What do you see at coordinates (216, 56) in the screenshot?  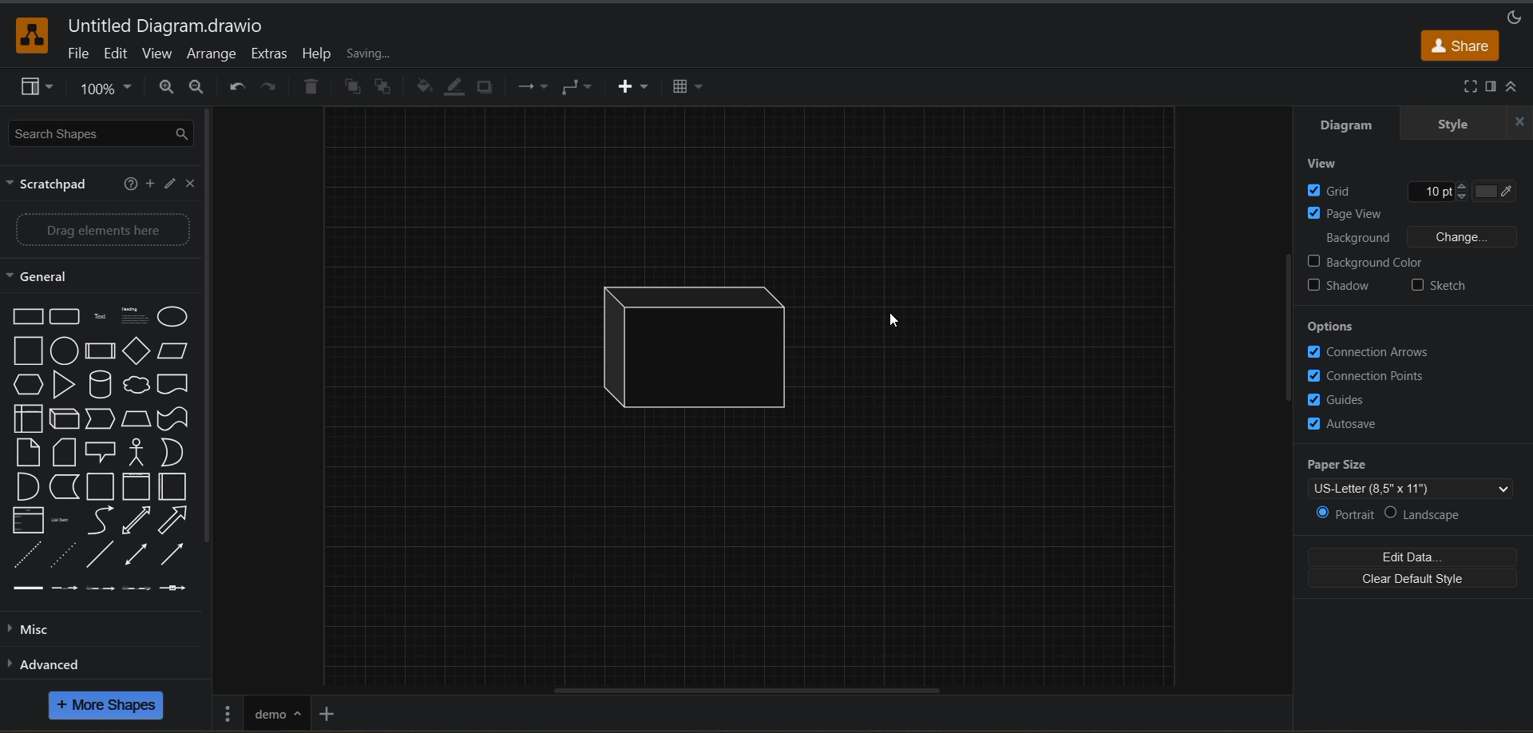 I see `arrange` at bounding box center [216, 56].